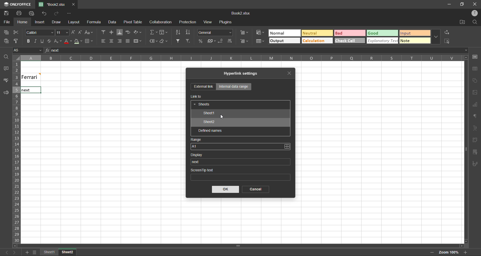 Image resolution: width=481 pixels, height=256 pixels. I want to click on undo, so click(44, 13).